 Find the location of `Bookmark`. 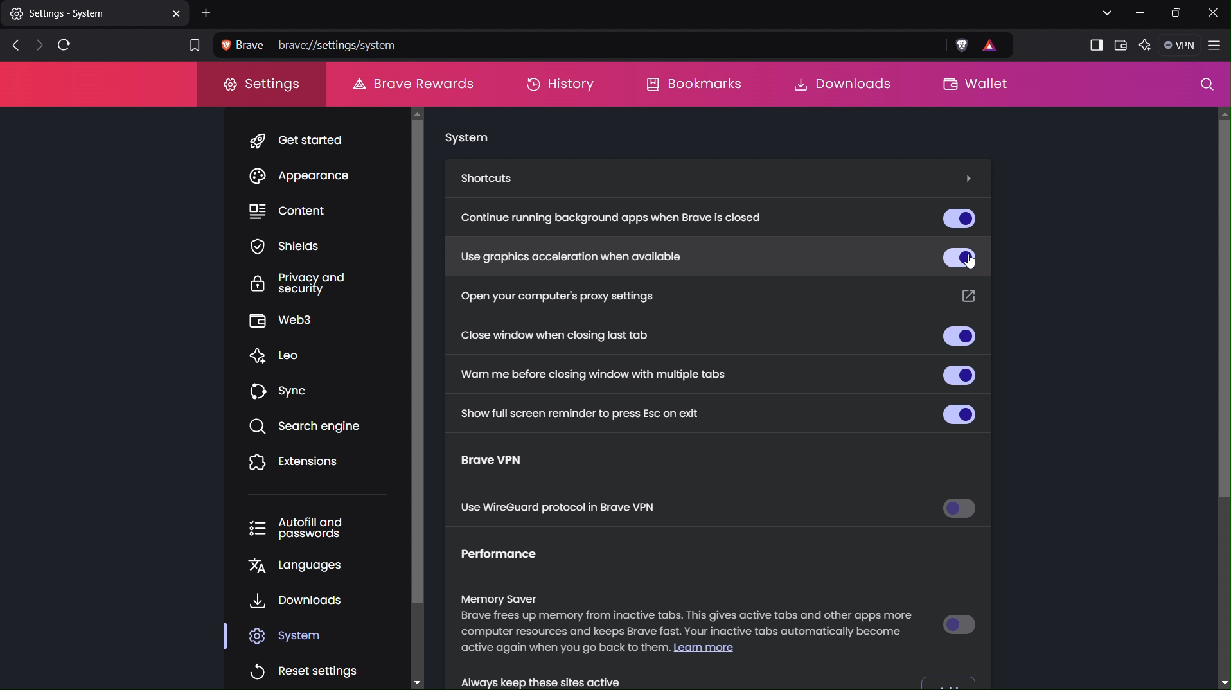

Bookmark is located at coordinates (192, 47).